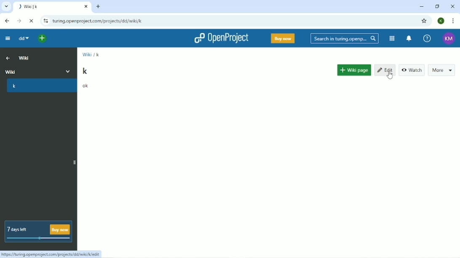 The image size is (460, 258). What do you see at coordinates (449, 38) in the screenshot?
I see `Account` at bounding box center [449, 38].